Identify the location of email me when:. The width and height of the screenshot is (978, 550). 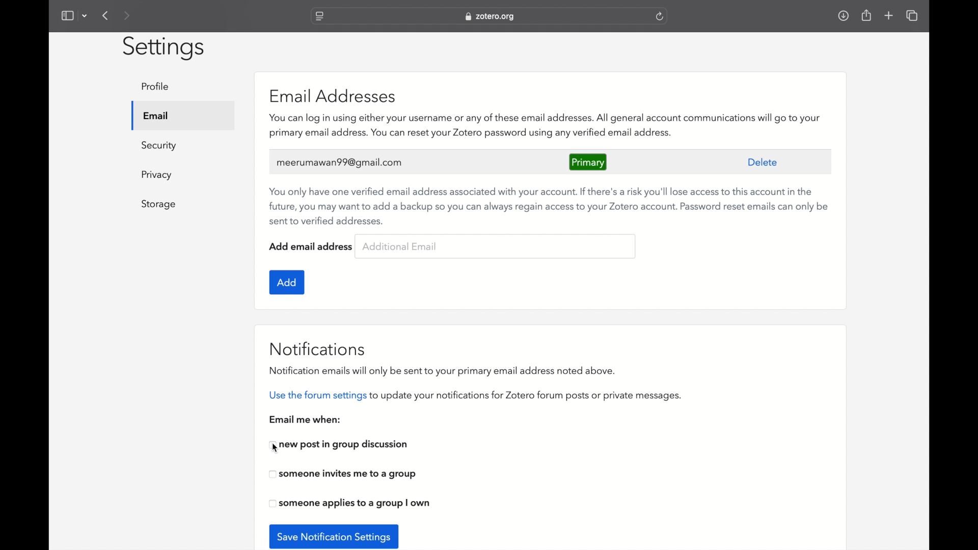
(306, 420).